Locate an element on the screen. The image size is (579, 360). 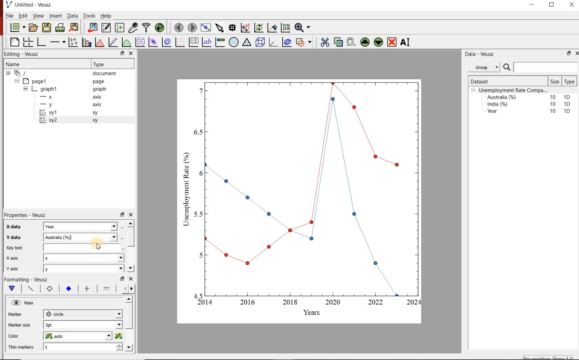
close is located at coordinates (571, 6).